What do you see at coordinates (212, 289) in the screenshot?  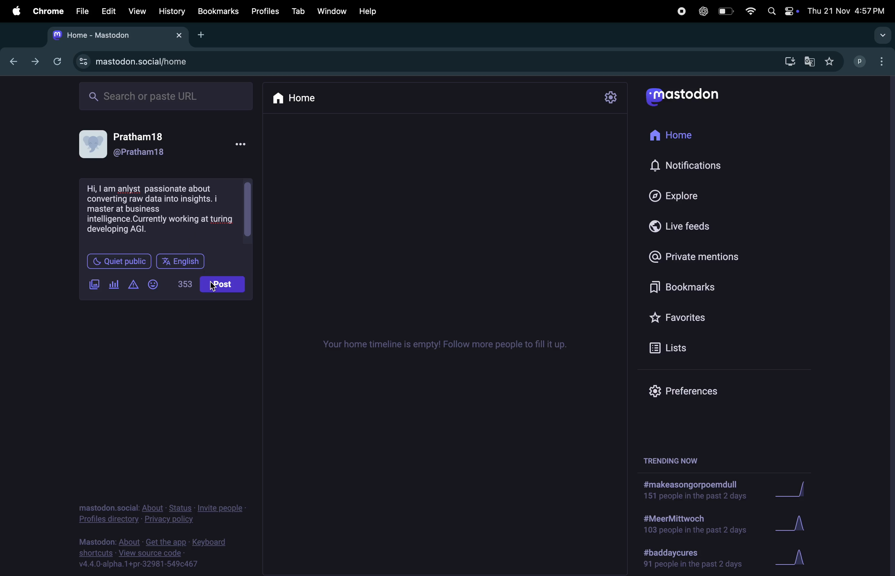 I see `cursor` at bounding box center [212, 289].